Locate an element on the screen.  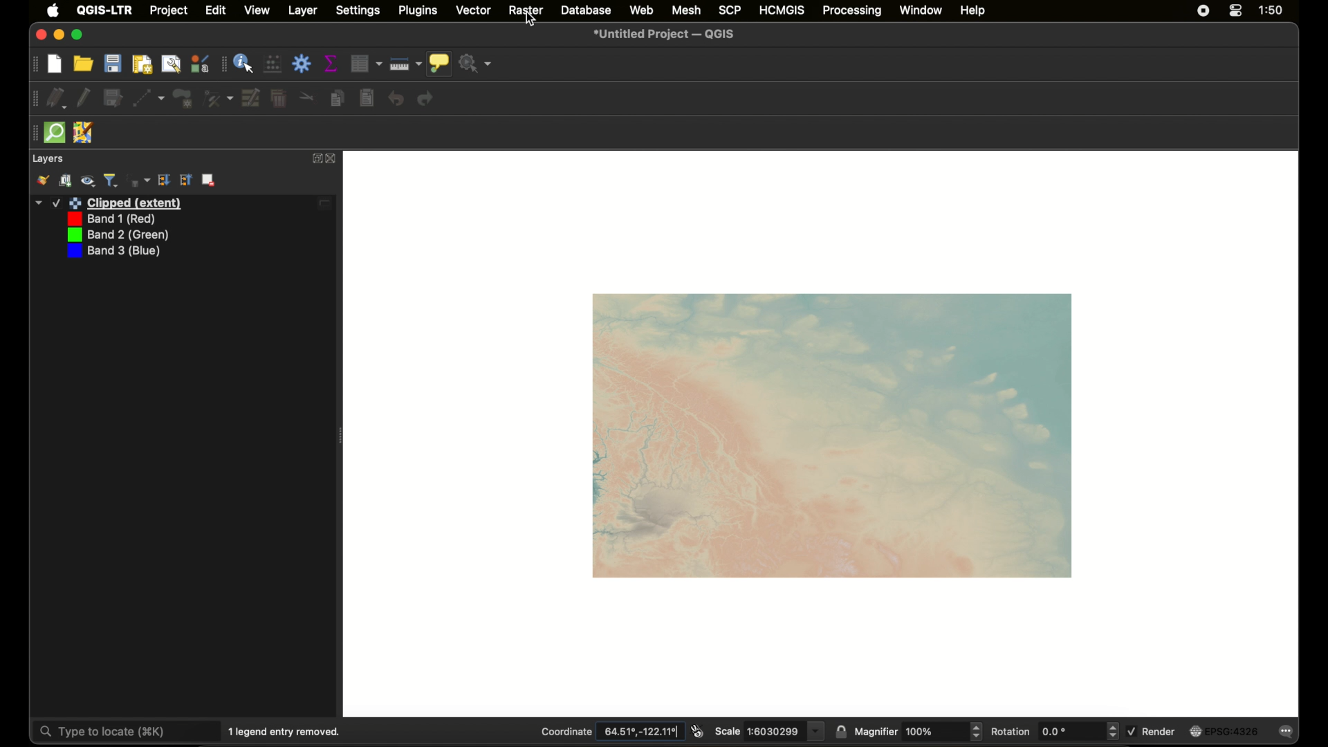
add group is located at coordinates (66, 181).